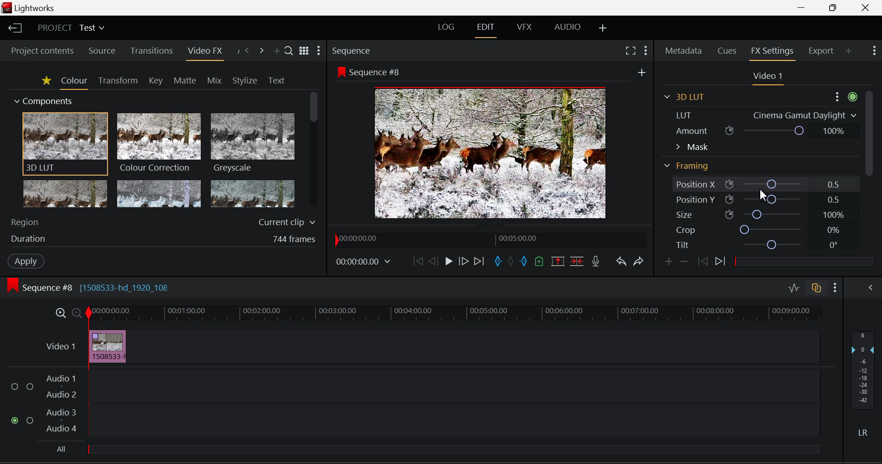  What do you see at coordinates (417, 263) in the screenshot?
I see `To Start` at bounding box center [417, 263].